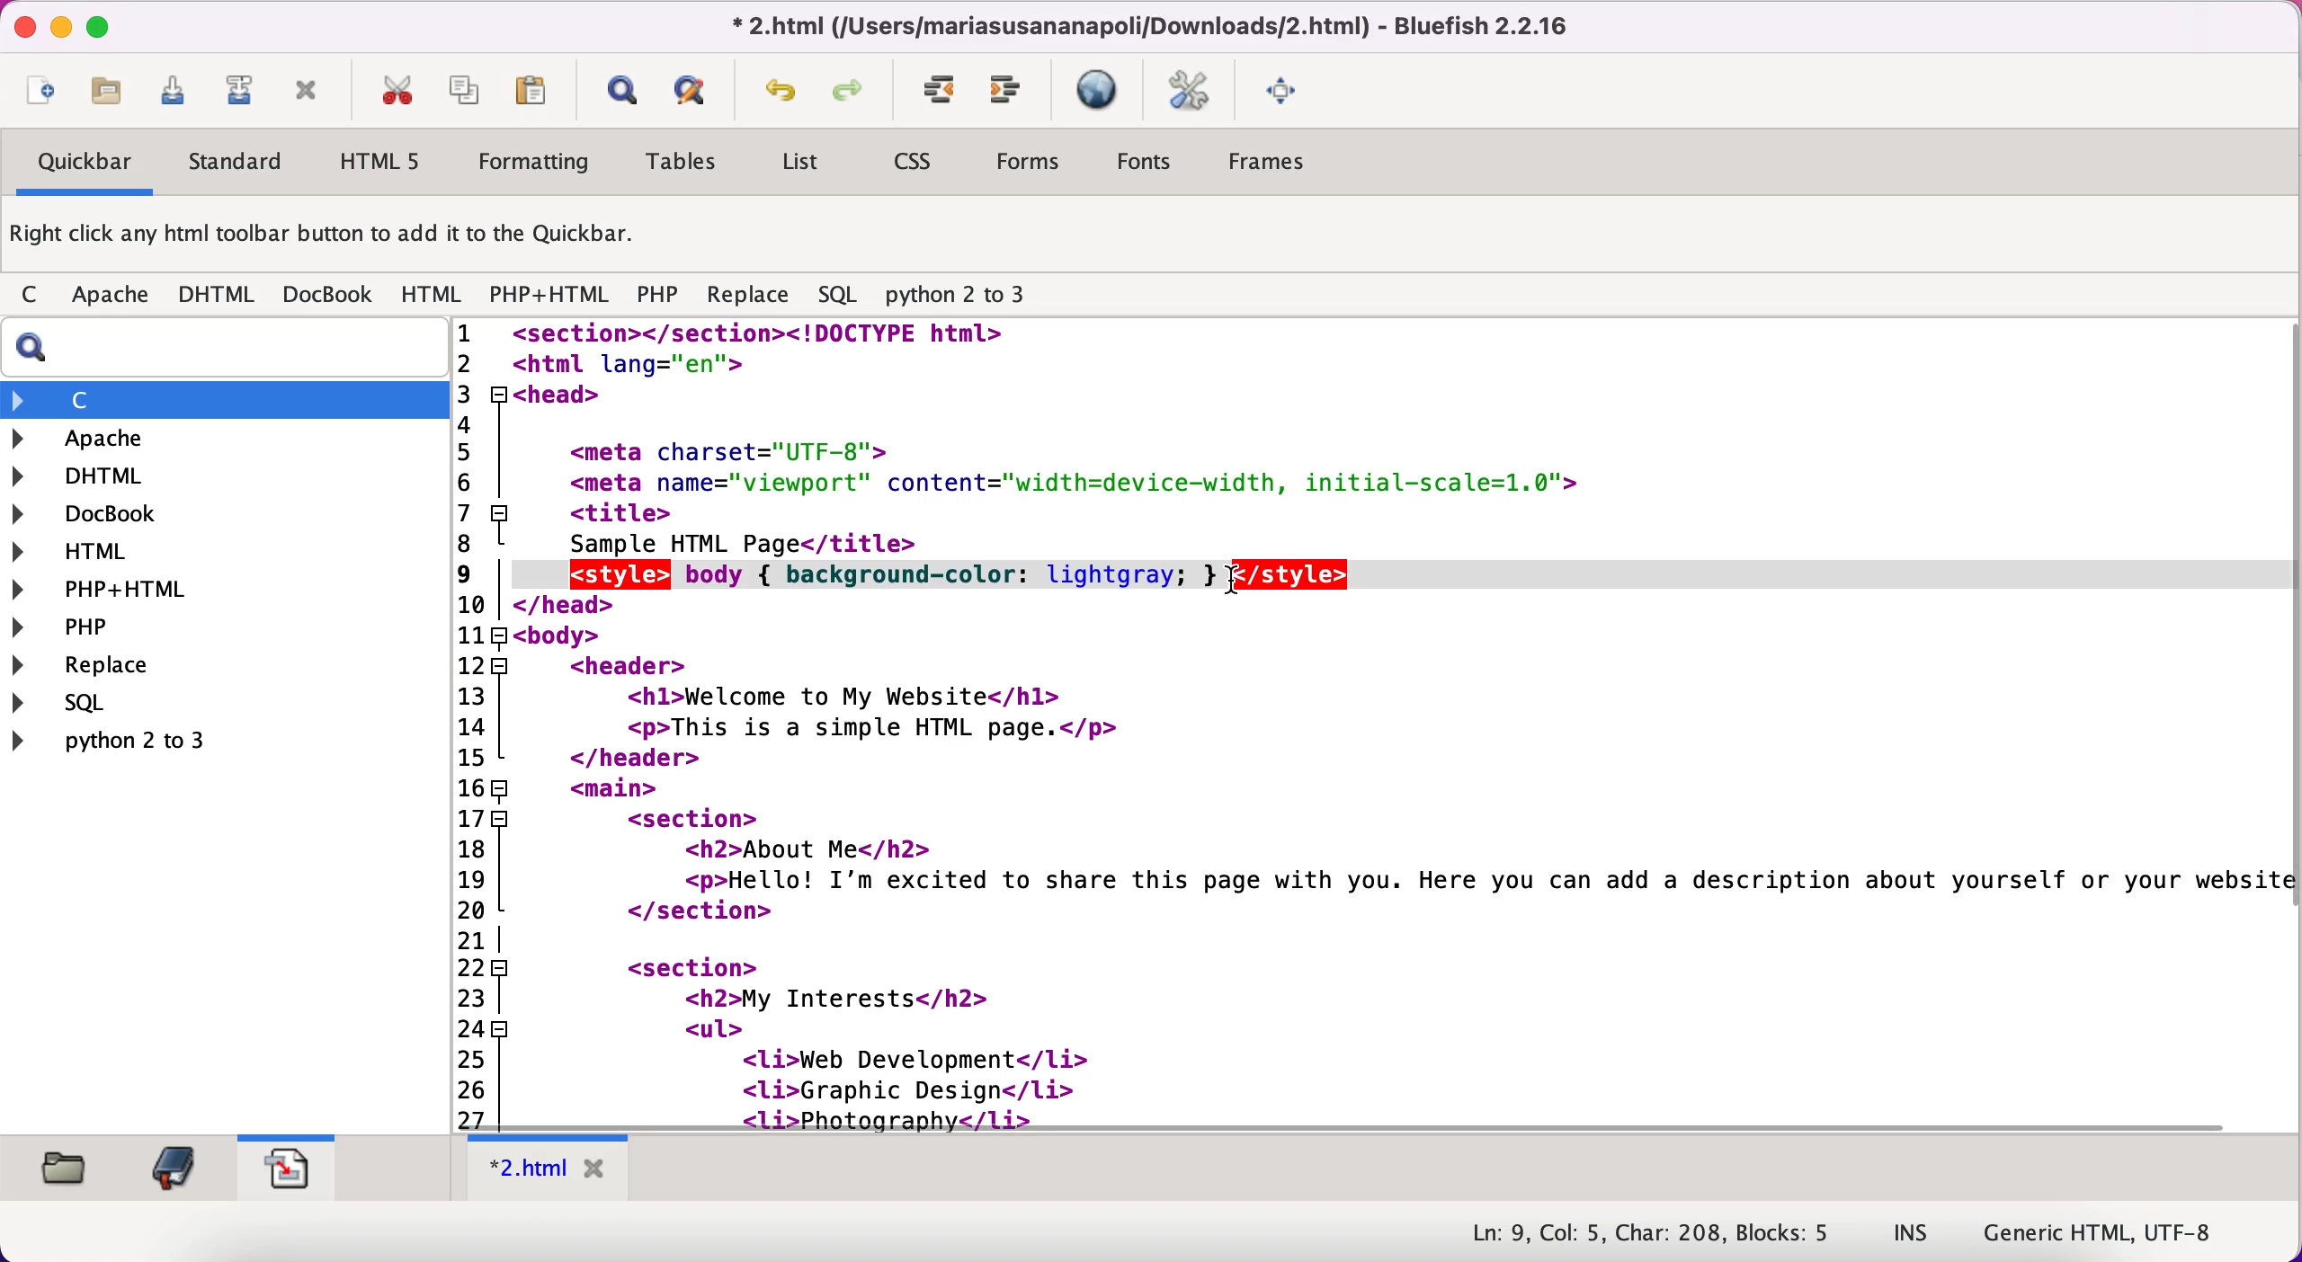  What do you see at coordinates (67, 1169) in the screenshot?
I see `filebrowser` at bounding box center [67, 1169].